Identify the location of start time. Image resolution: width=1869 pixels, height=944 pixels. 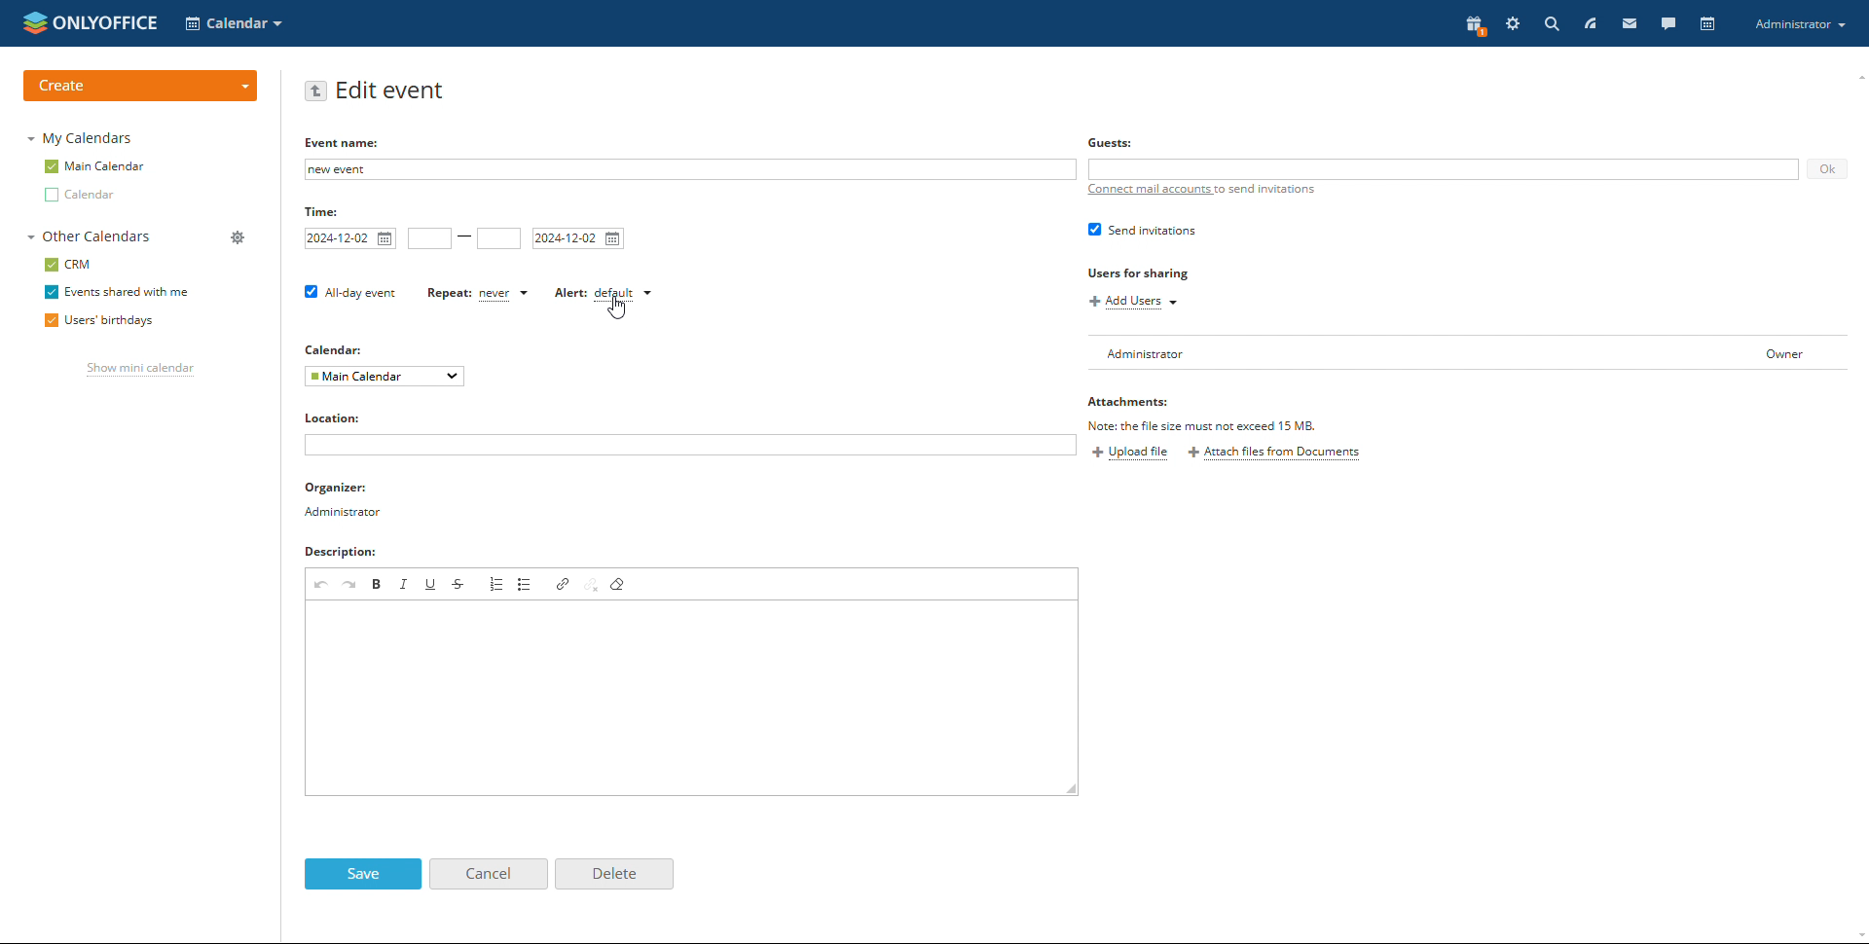
(430, 237).